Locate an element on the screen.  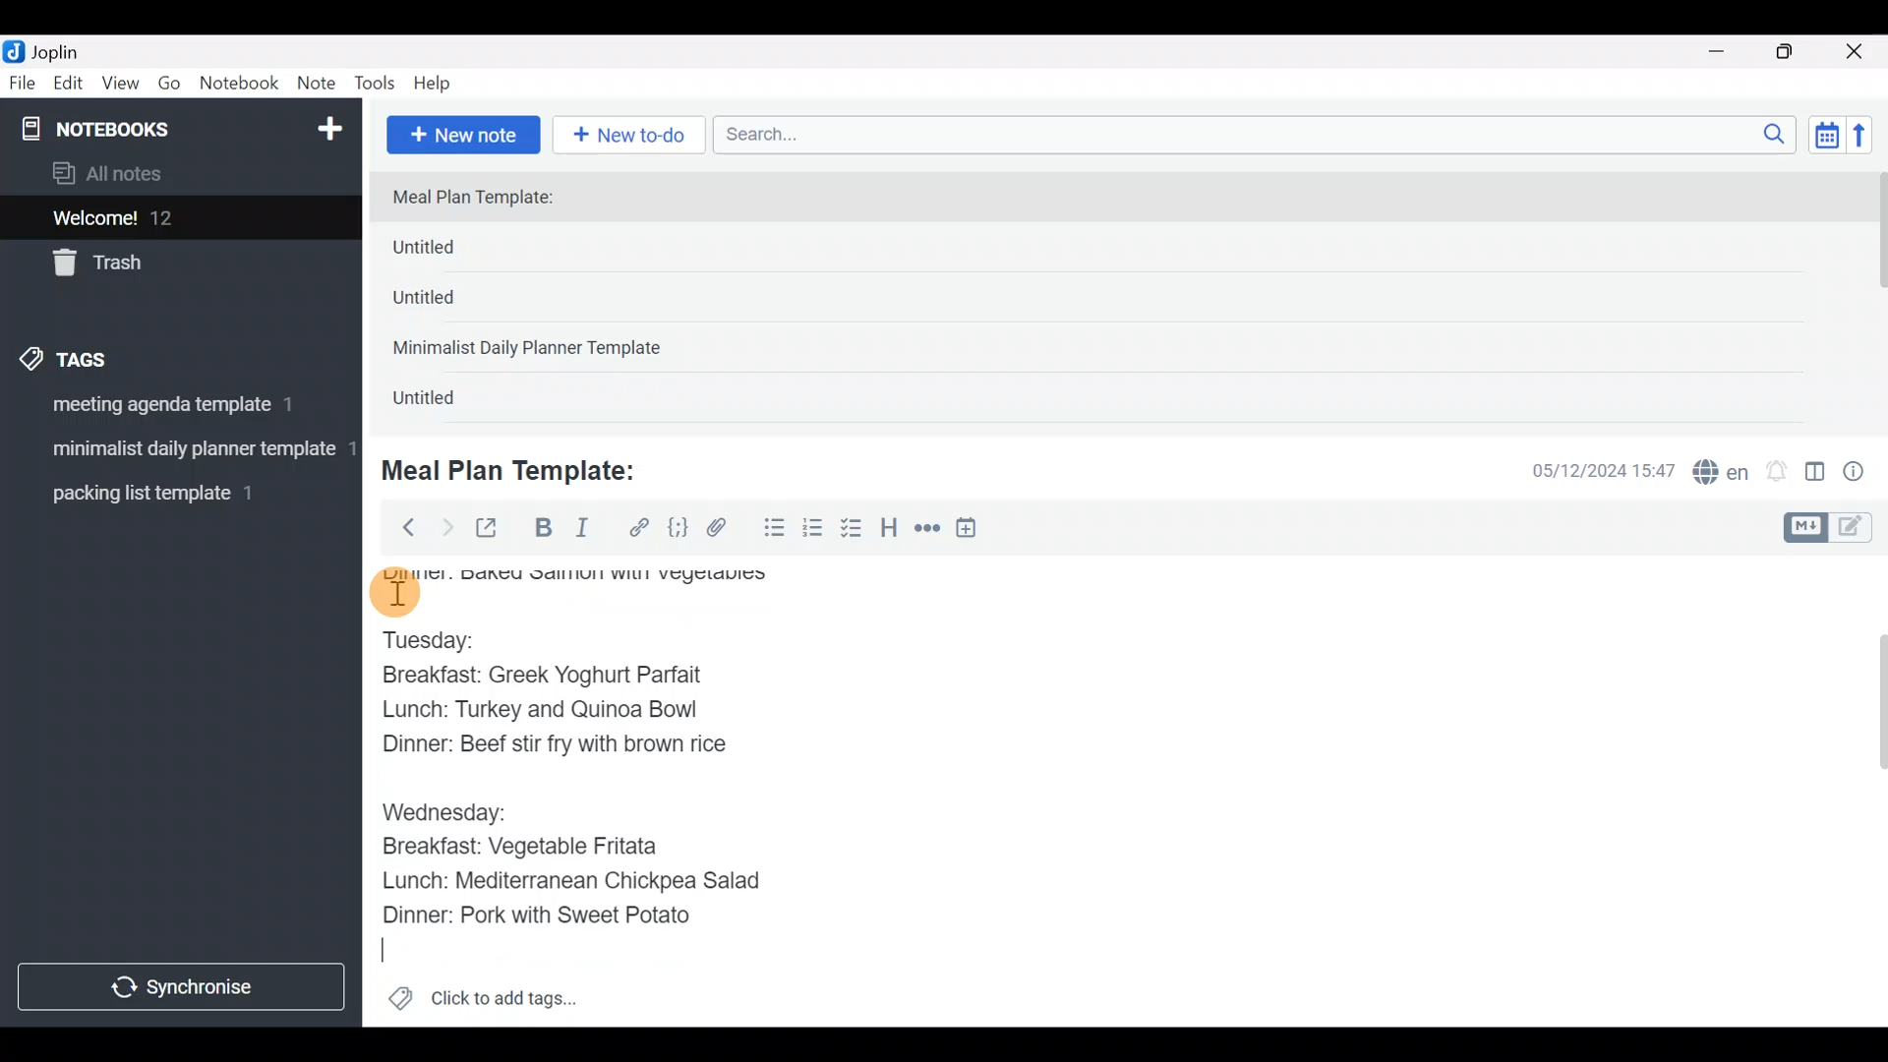
Lunch: Mediterranean Chickpea Salad is located at coordinates (580, 879).